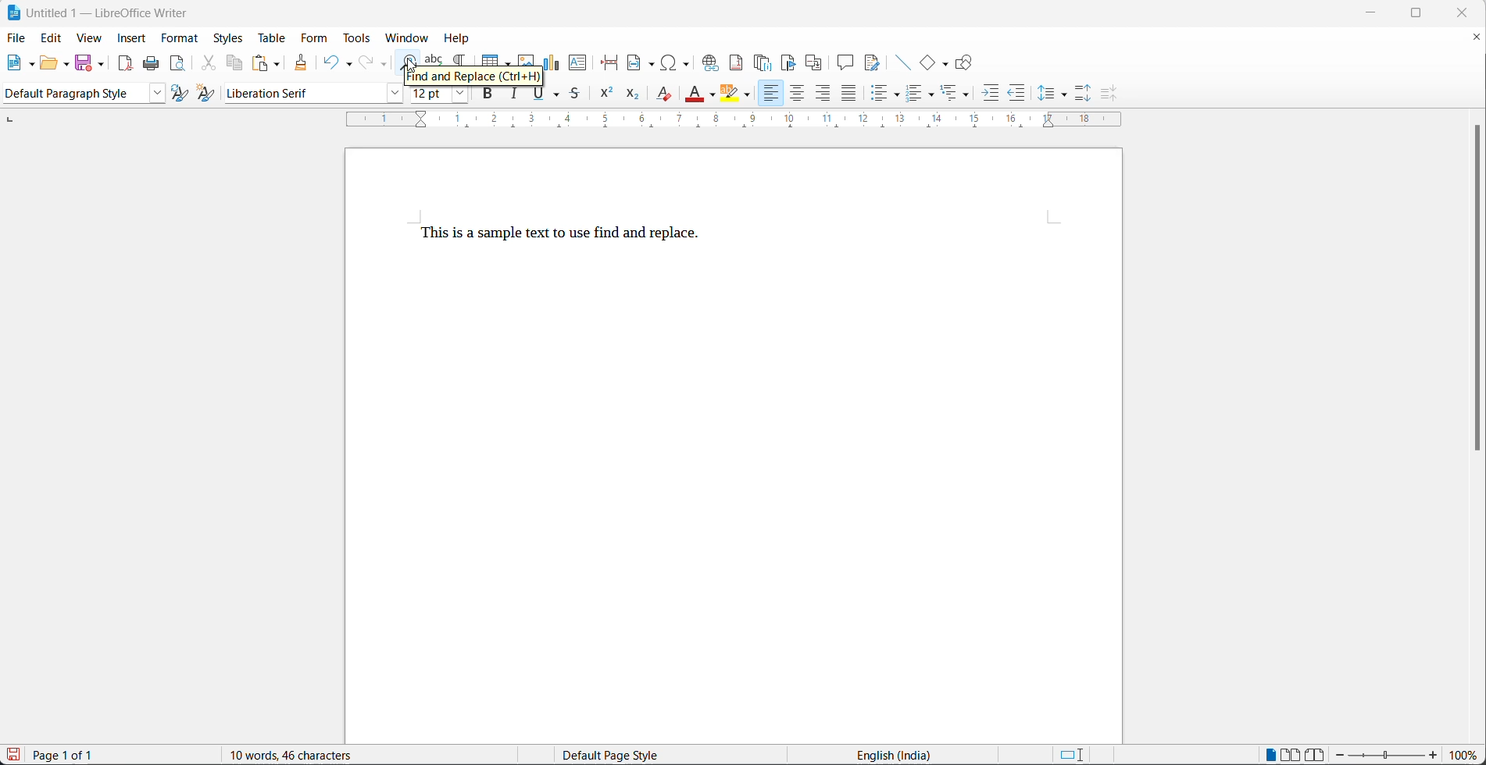 This screenshot has height=765, width=1486. I want to click on subscript, so click(631, 95).